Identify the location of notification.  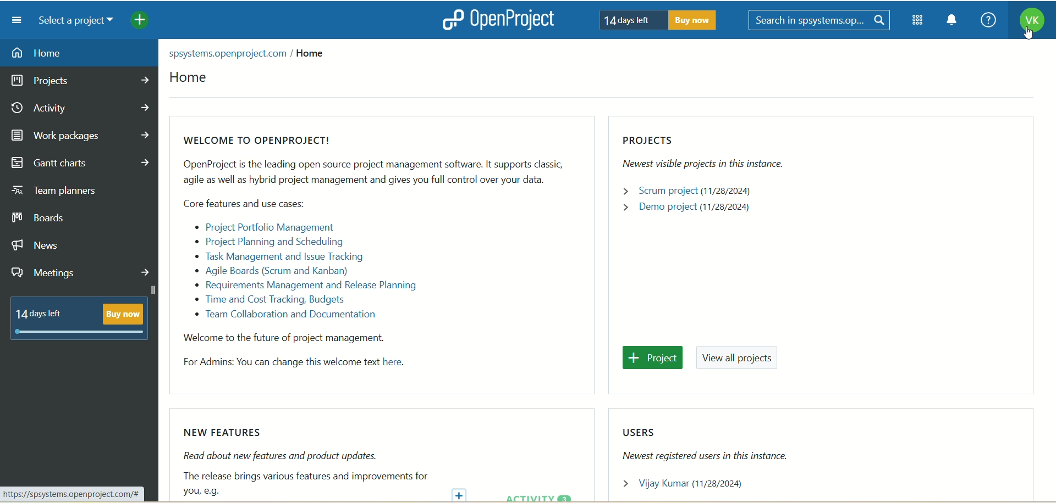
(952, 21).